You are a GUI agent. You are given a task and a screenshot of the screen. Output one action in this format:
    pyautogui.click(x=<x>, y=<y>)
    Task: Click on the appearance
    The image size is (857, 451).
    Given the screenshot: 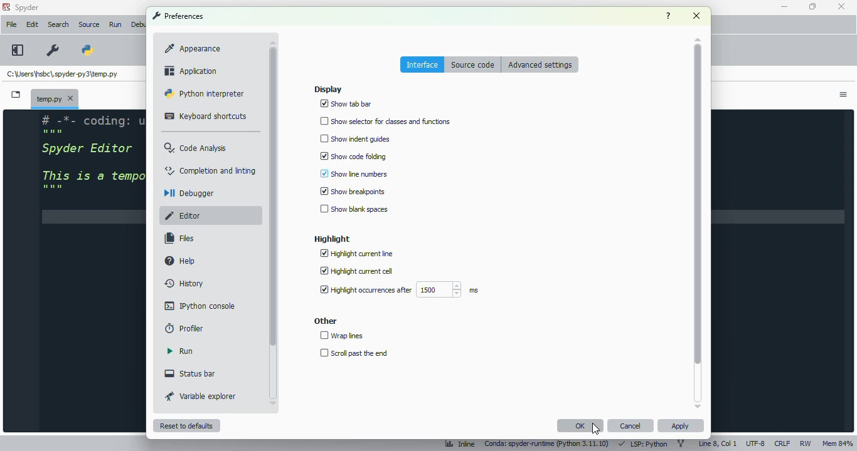 What is the action you would take?
    pyautogui.click(x=192, y=49)
    